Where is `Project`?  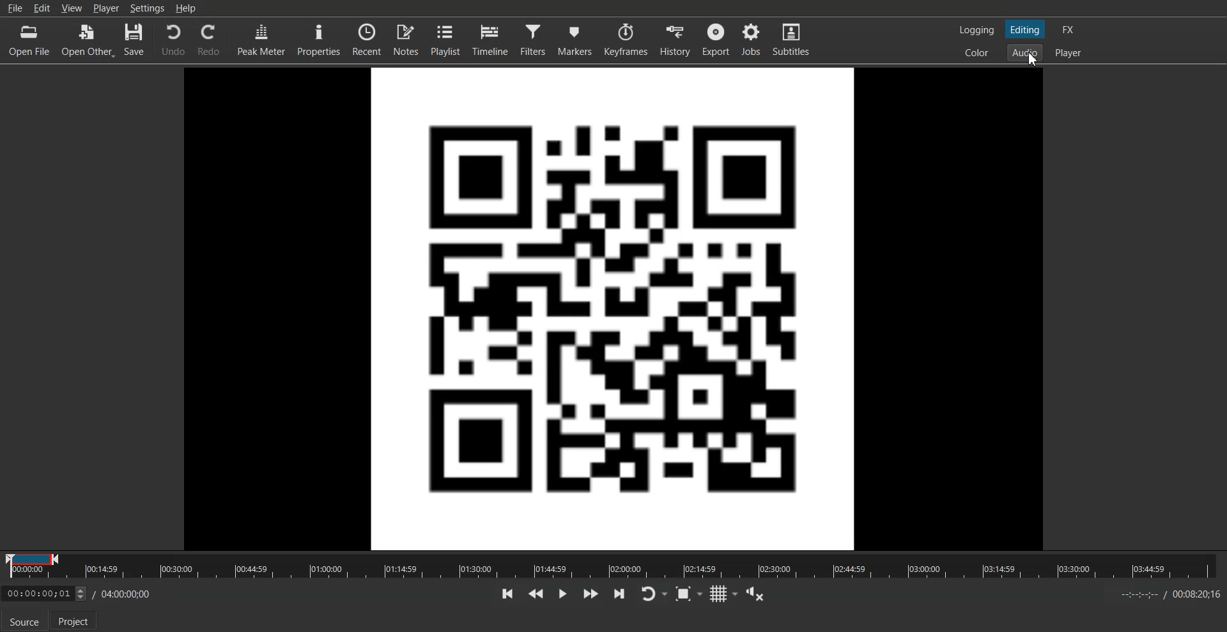 Project is located at coordinates (75, 621).